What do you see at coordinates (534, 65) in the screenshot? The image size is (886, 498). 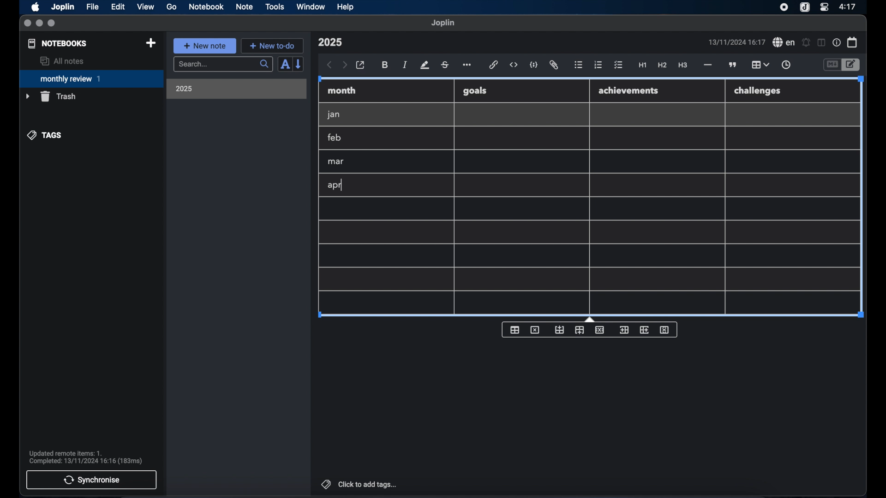 I see `code` at bounding box center [534, 65].